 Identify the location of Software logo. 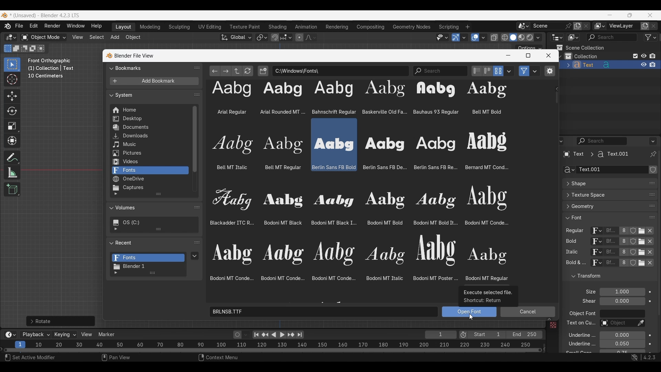
(4, 15).